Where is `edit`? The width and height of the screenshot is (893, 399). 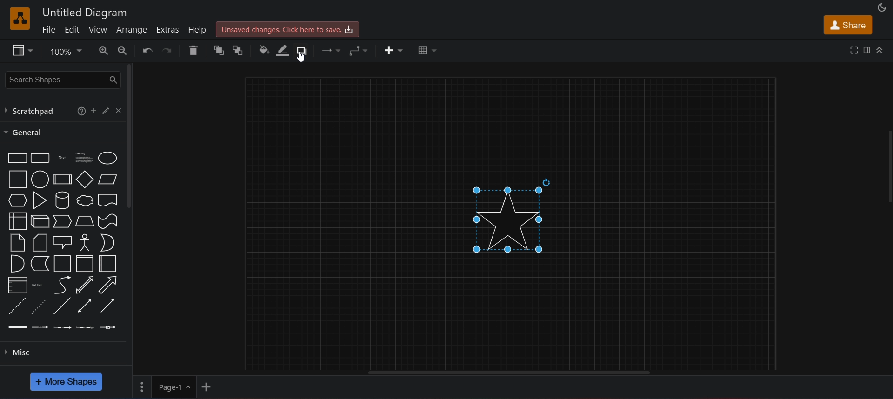 edit is located at coordinates (76, 28).